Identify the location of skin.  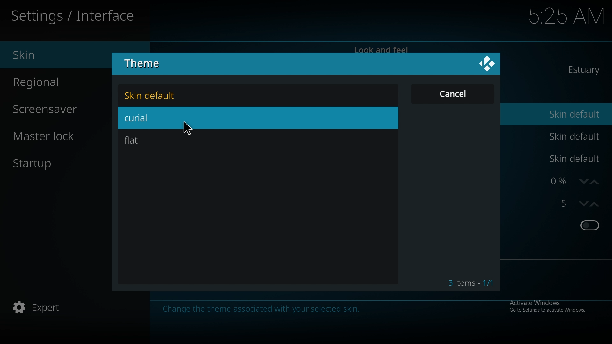
(54, 56).